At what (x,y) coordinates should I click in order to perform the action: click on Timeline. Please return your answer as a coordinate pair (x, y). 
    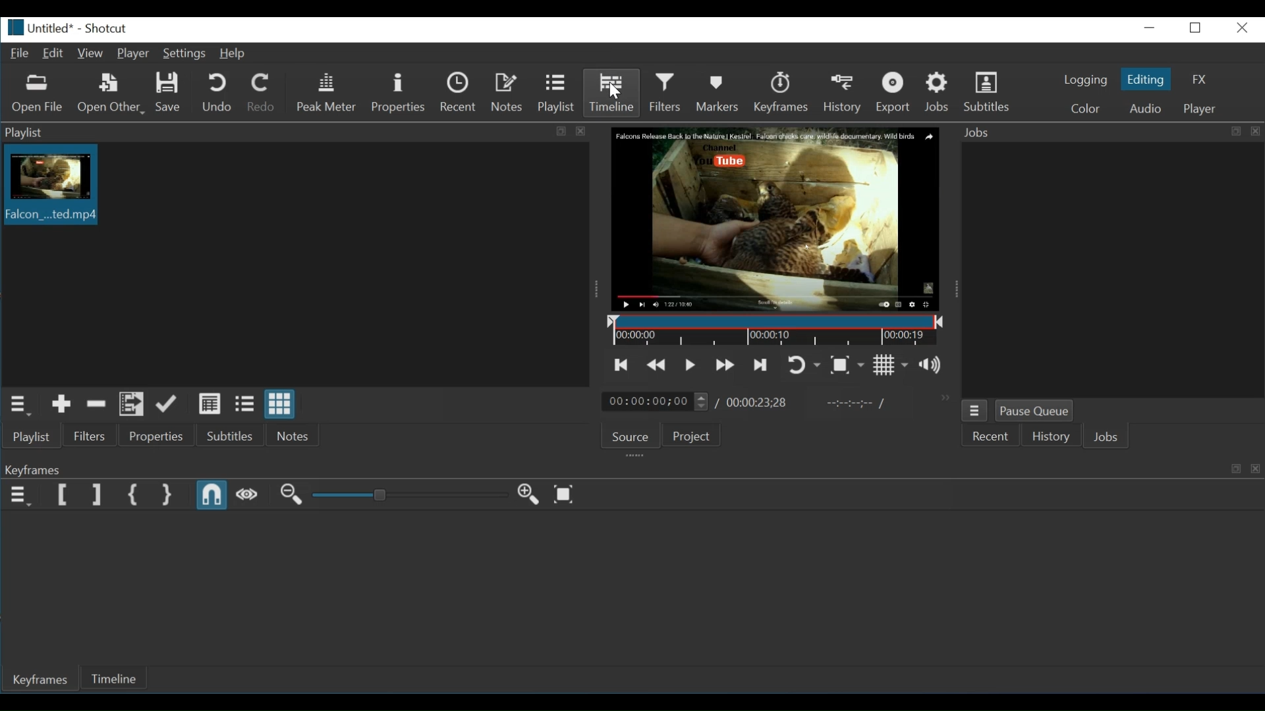
    Looking at the image, I should click on (612, 92).